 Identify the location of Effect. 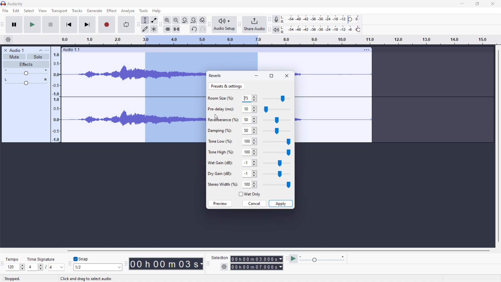
(112, 11).